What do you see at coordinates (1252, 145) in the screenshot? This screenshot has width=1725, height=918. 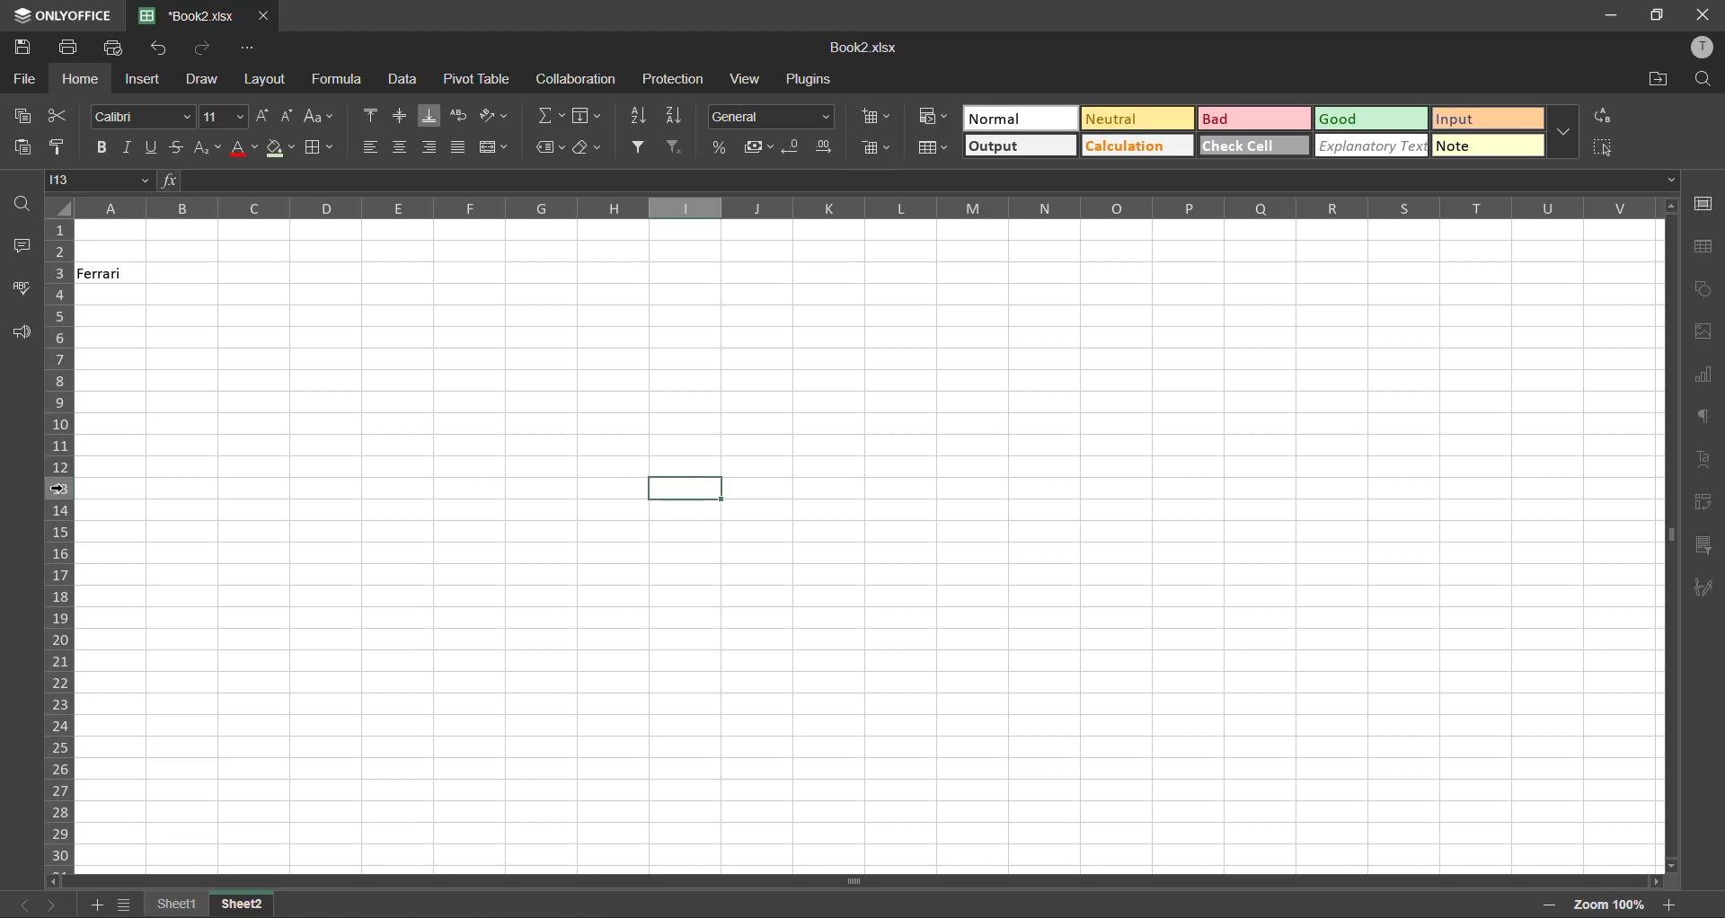 I see `check cell` at bounding box center [1252, 145].